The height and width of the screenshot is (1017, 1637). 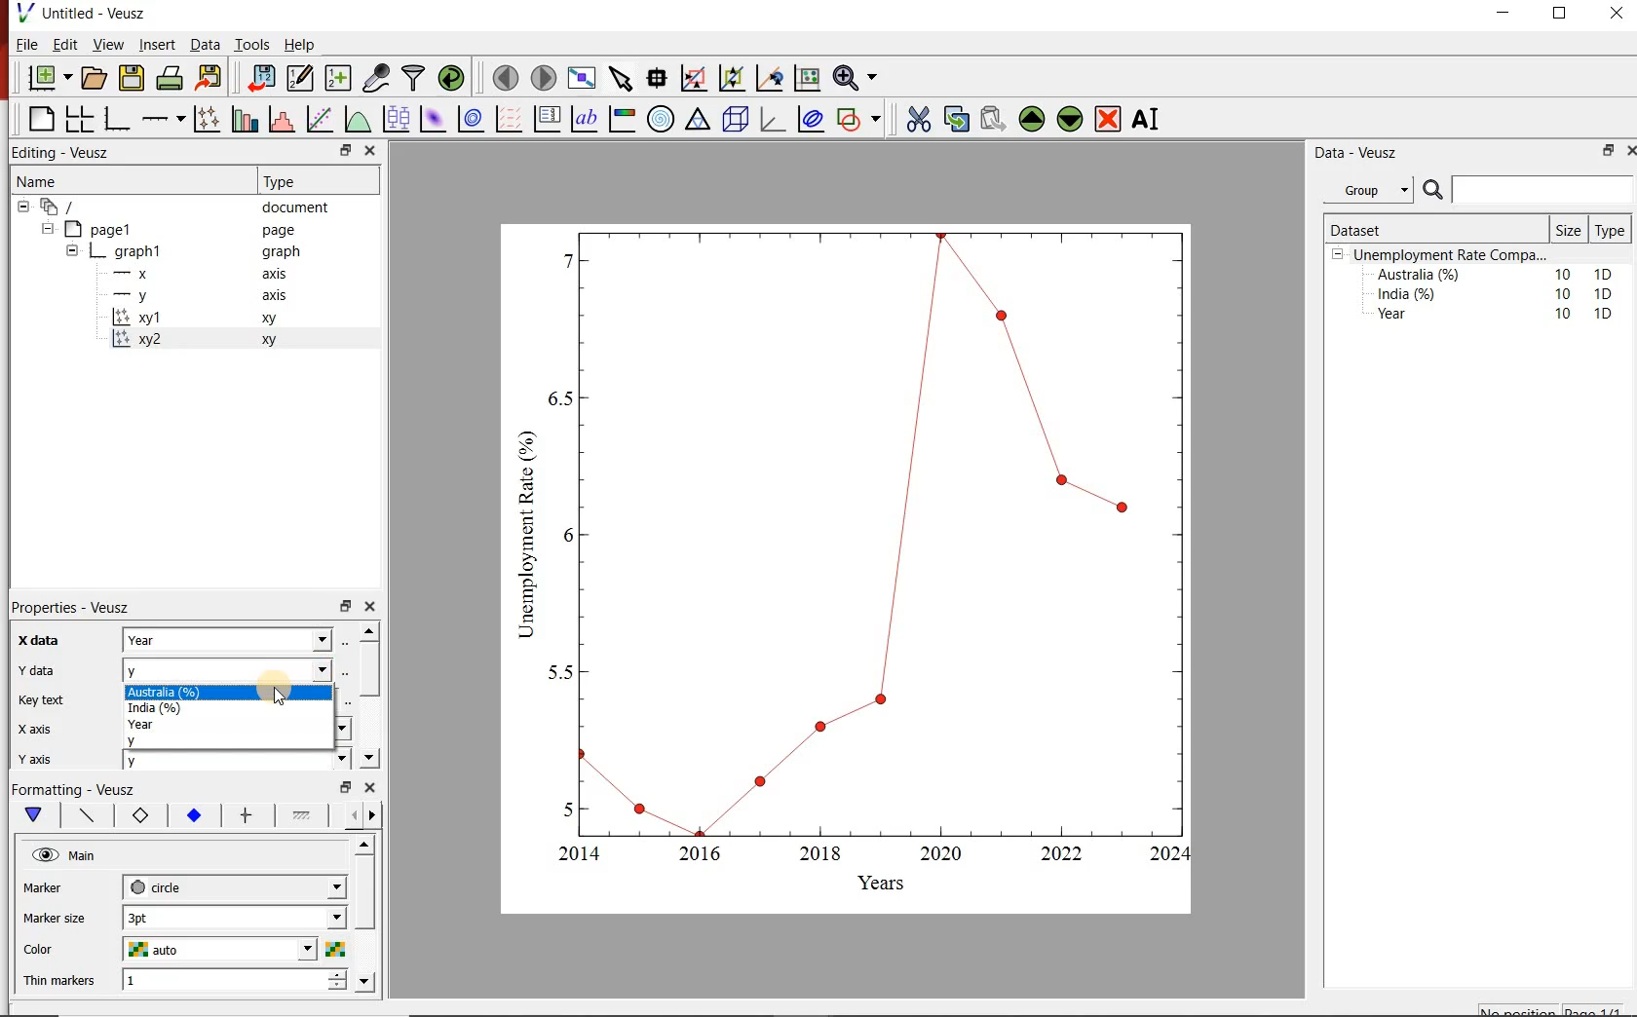 I want to click on y, so click(x=232, y=761).